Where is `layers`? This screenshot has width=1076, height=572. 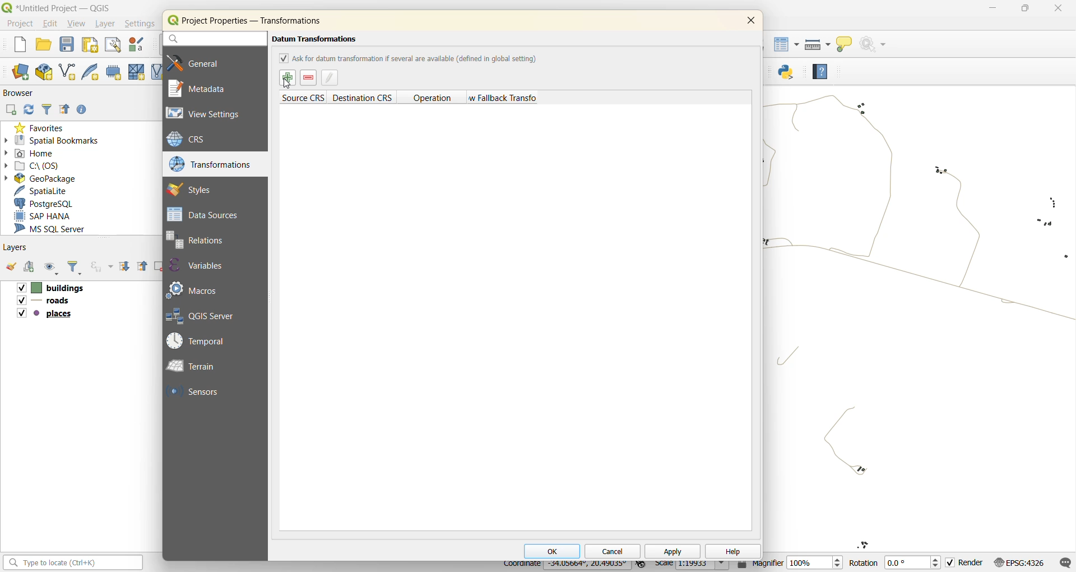 layers is located at coordinates (15, 248).